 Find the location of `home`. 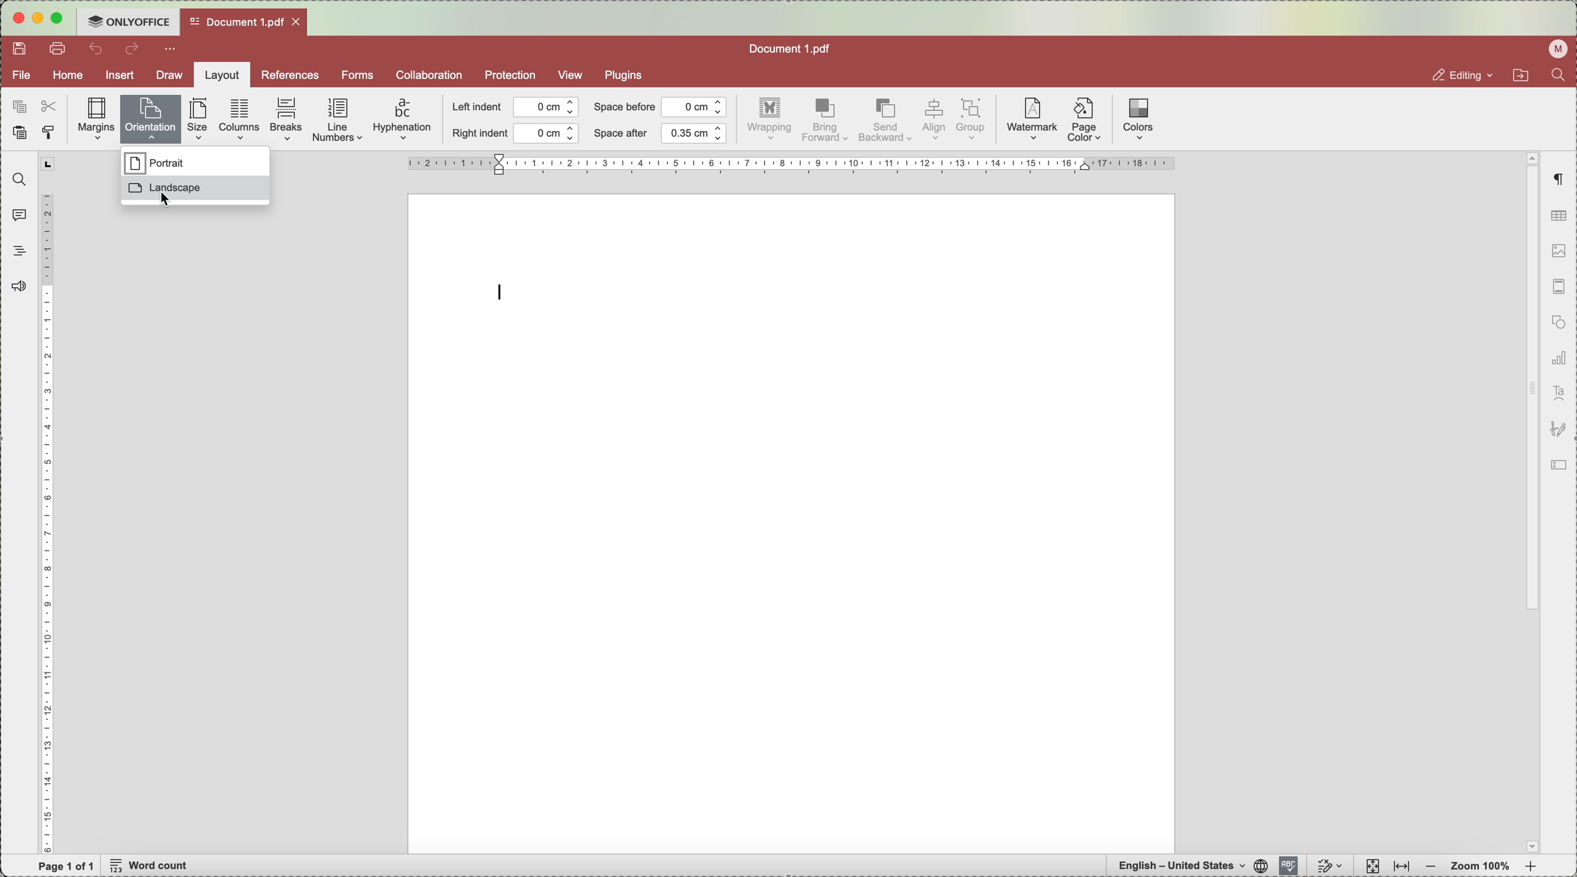

home is located at coordinates (69, 77).